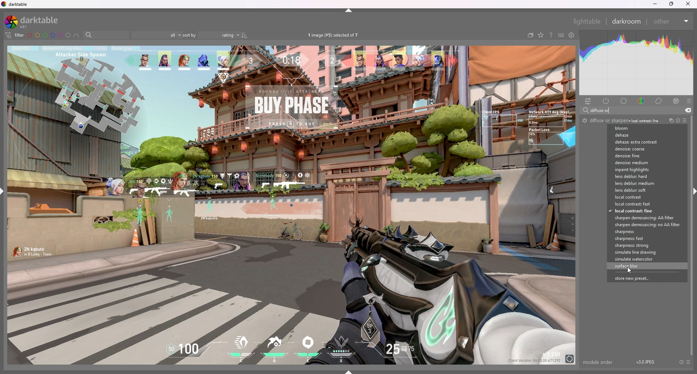 This screenshot has width=697, height=374. I want to click on heat graph, so click(637, 63).